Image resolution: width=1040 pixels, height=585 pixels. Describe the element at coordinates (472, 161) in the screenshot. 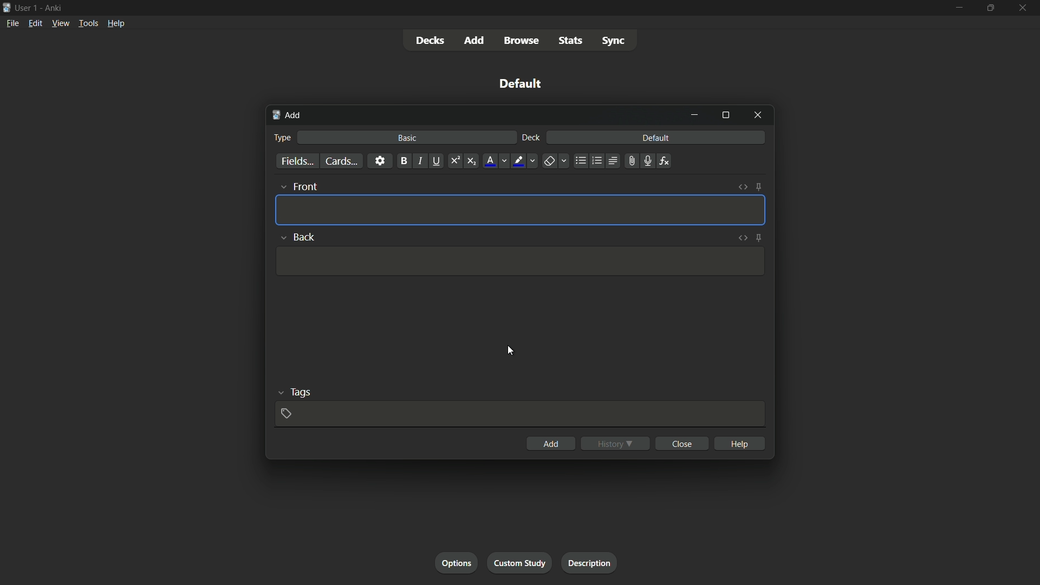

I see `subscript` at that location.